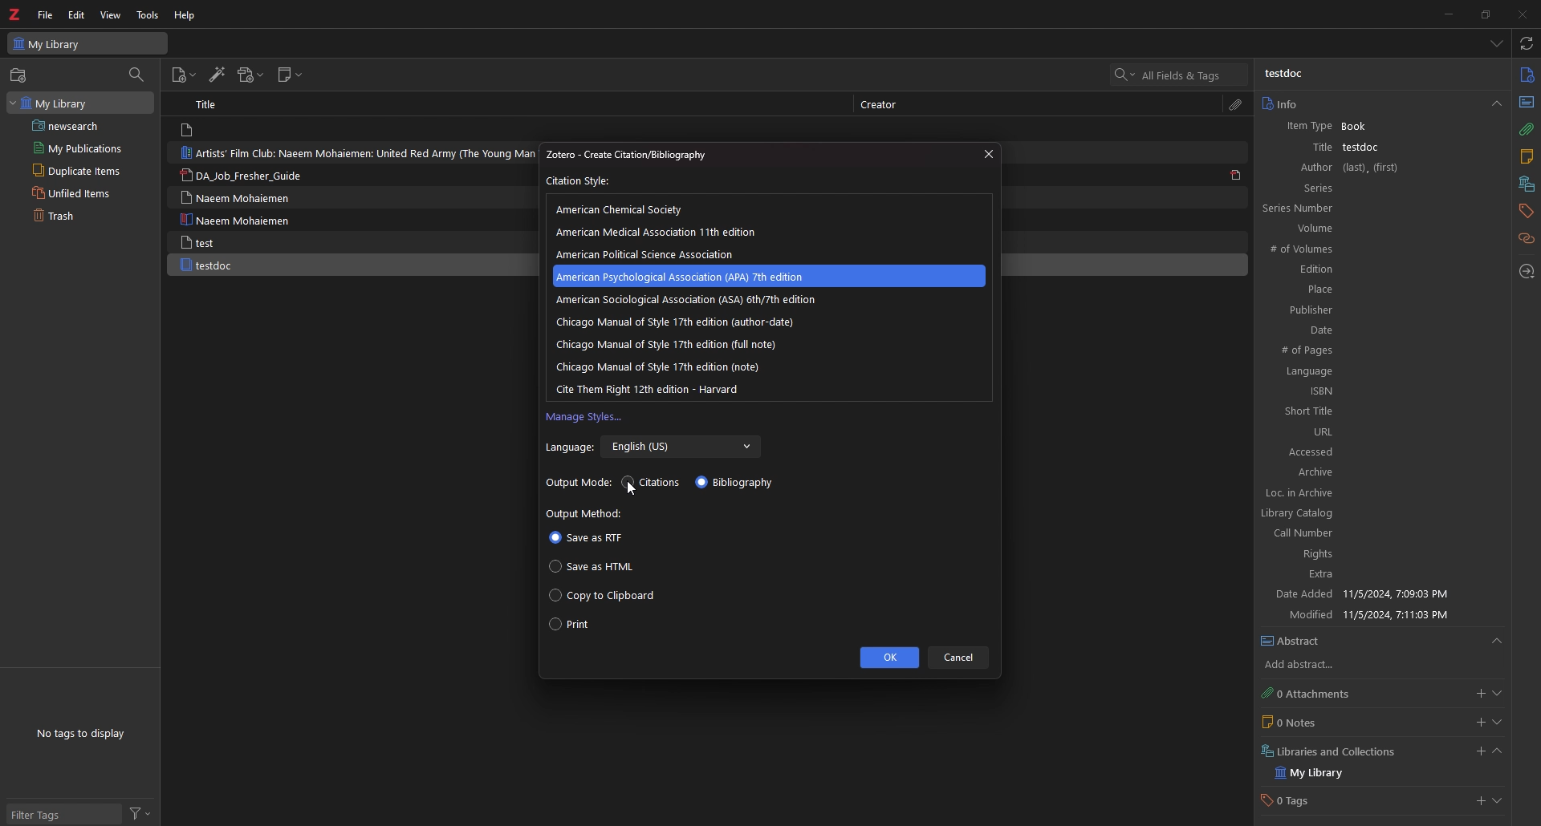 The width and height of the screenshot is (1541, 826). What do you see at coordinates (1303, 802) in the screenshot?
I see `0 Tags` at bounding box center [1303, 802].